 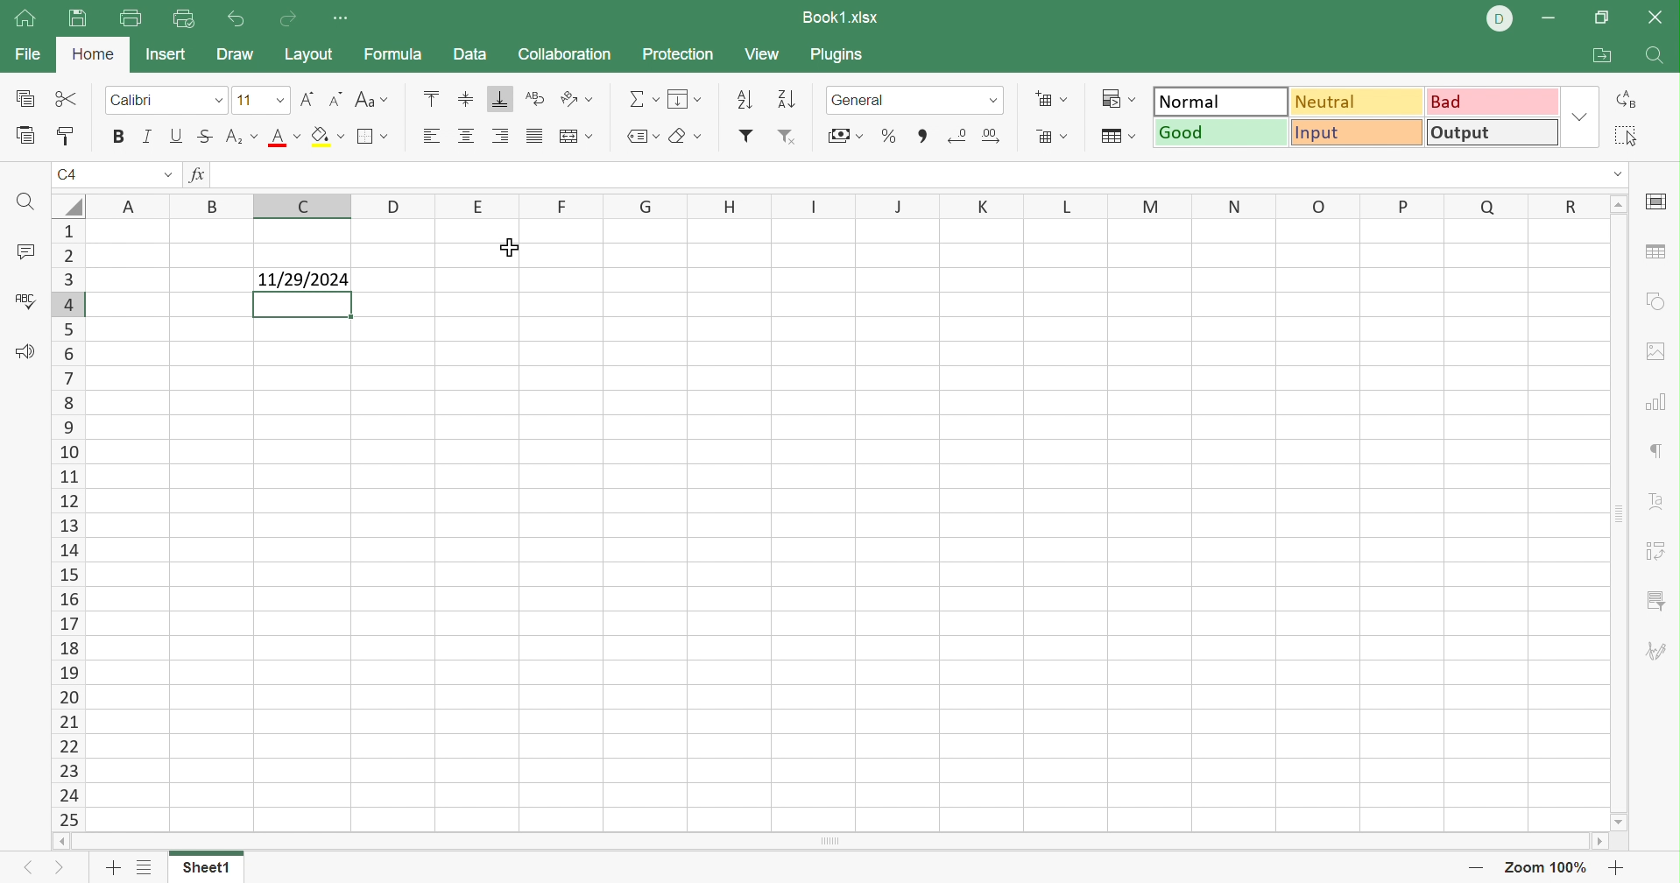 What do you see at coordinates (67, 205) in the screenshot?
I see `select all cells` at bounding box center [67, 205].